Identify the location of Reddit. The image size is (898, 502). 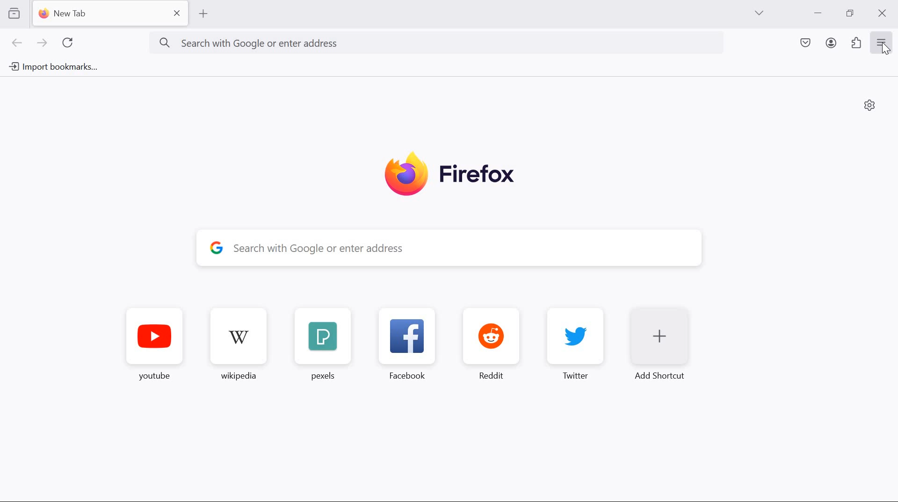
(491, 339).